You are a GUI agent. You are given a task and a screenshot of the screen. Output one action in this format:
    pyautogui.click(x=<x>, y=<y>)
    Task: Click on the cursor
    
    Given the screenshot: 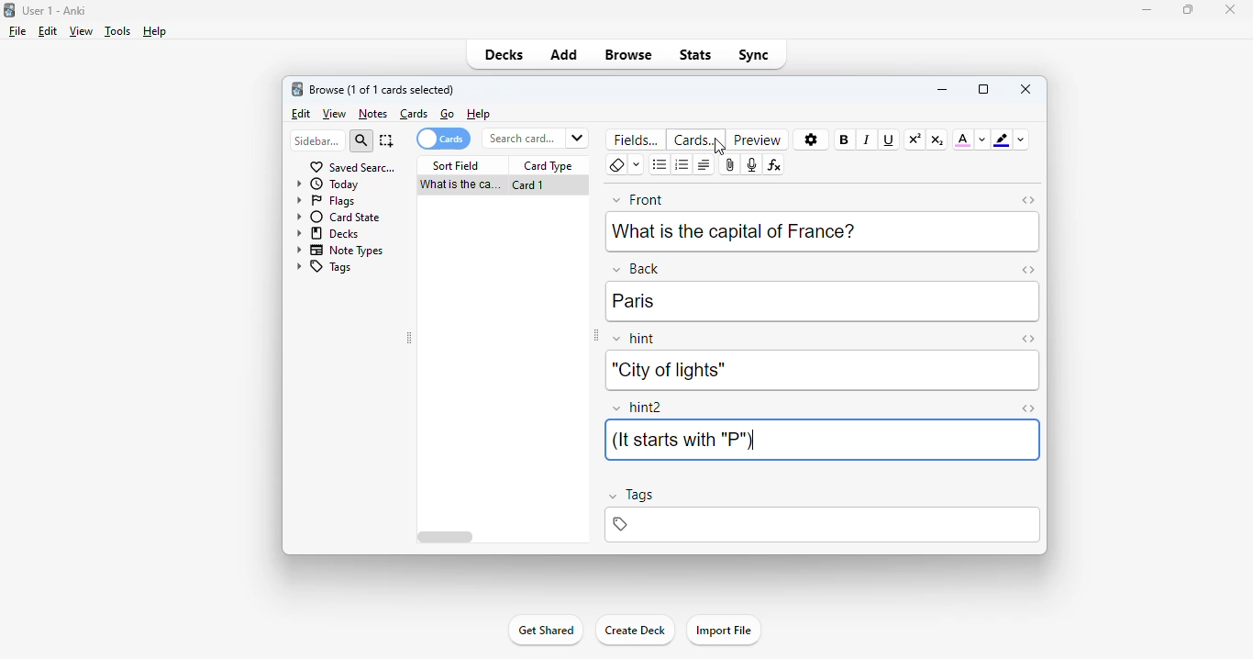 What is the action you would take?
    pyautogui.click(x=720, y=148)
    